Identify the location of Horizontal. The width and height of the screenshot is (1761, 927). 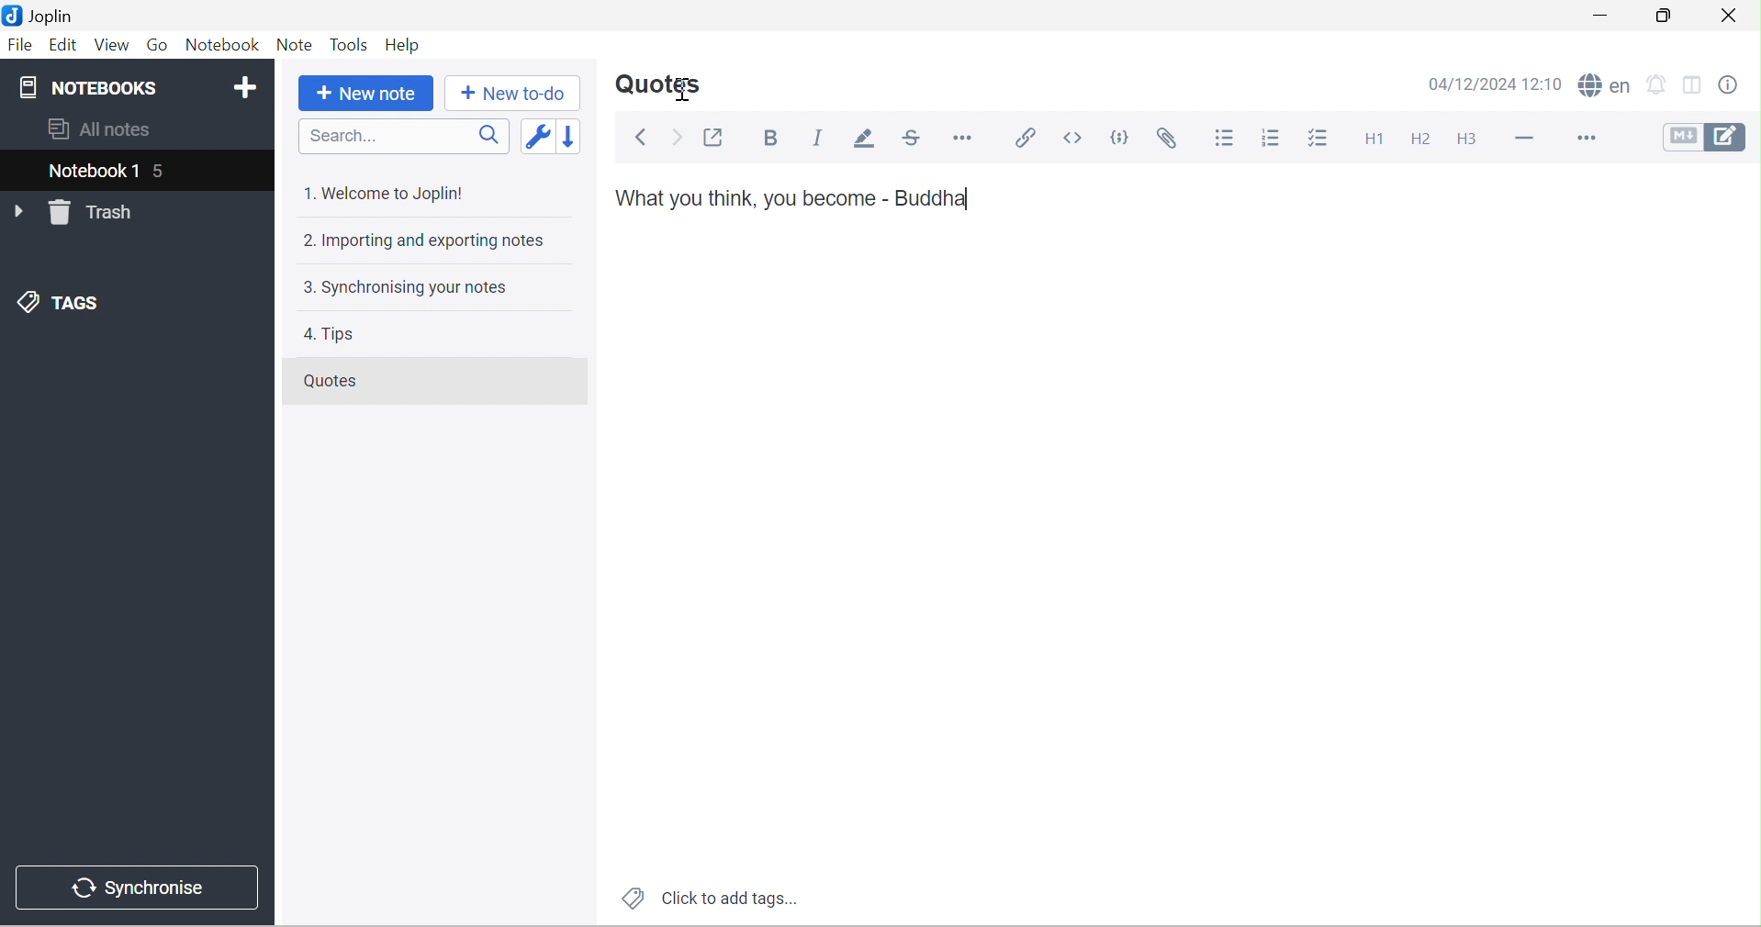
(967, 140).